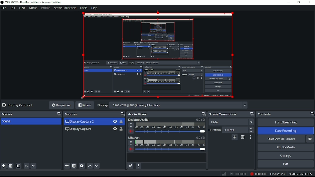 The height and width of the screenshot is (177, 315). I want to click on 0.0 dB, so click(200, 120).